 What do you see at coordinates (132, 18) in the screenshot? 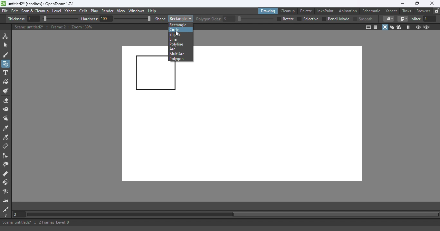
I see `slider` at bounding box center [132, 18].